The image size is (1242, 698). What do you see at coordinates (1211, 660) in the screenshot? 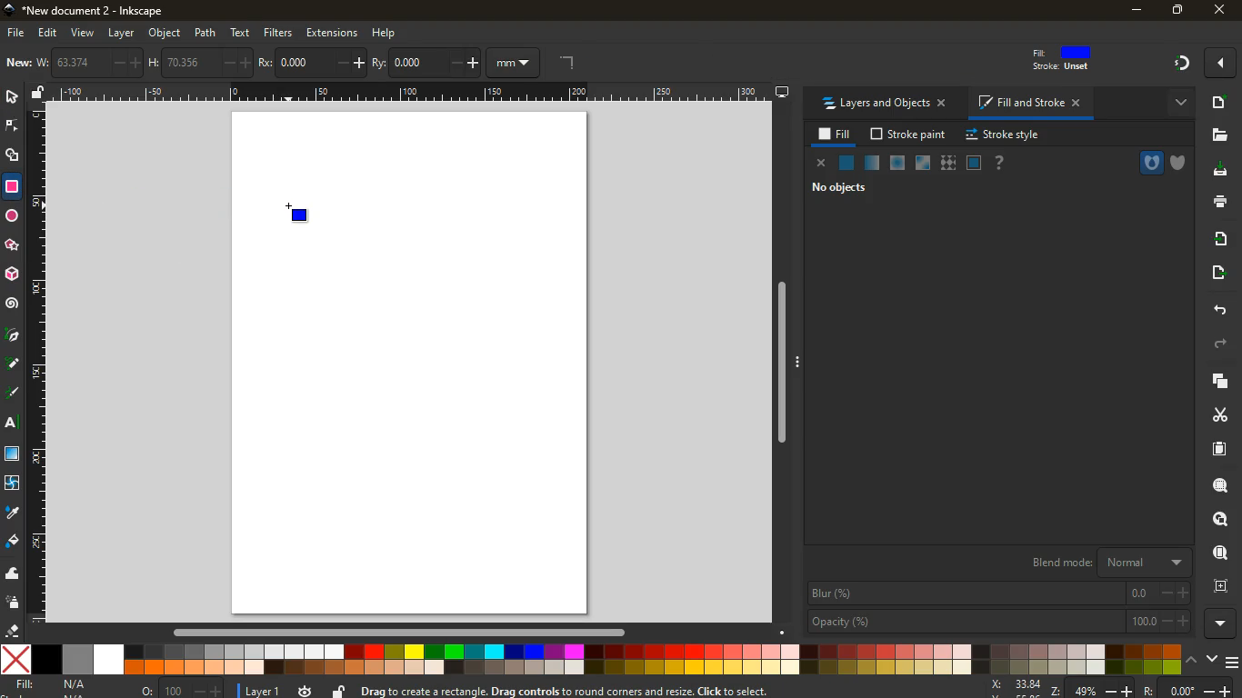
I see `down` at bounding box center [1211, 660].